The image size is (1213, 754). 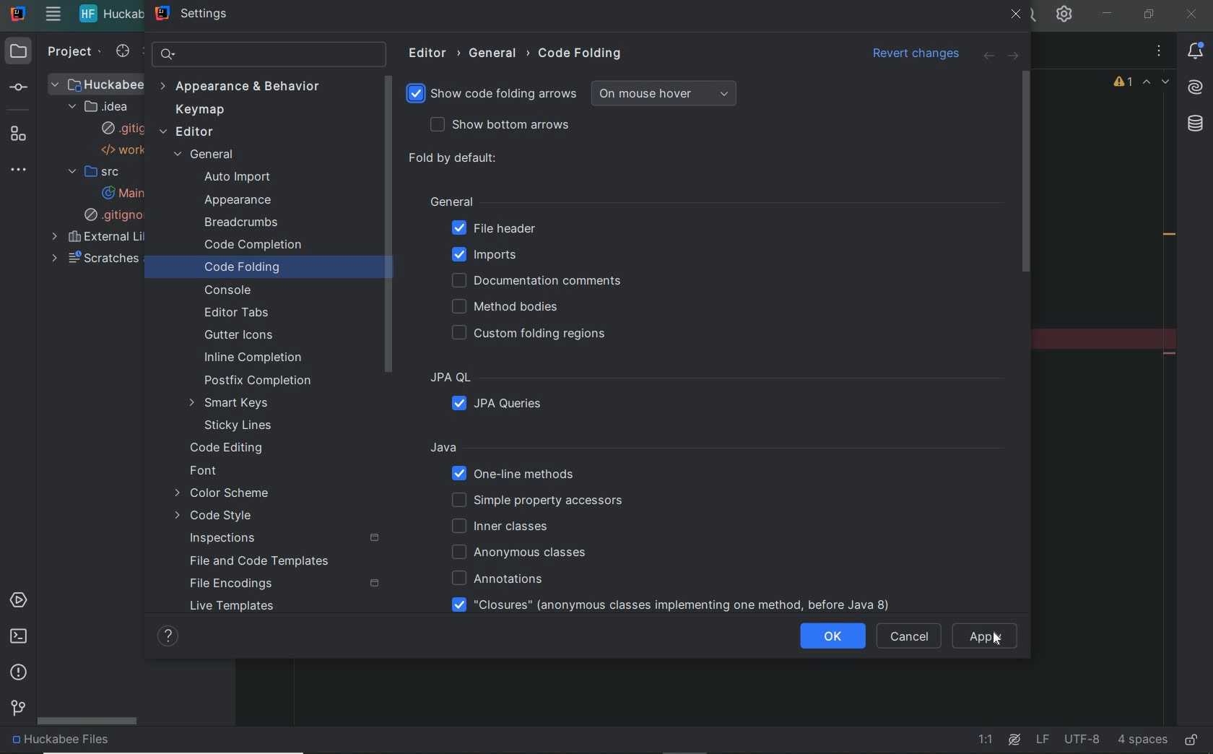 I want to click on appearance, so click(x=243, y=200).